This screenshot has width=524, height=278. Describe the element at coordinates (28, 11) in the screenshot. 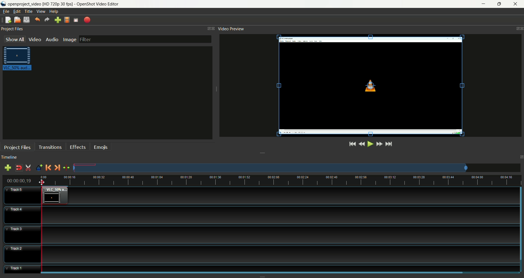

I see `title` at that location.